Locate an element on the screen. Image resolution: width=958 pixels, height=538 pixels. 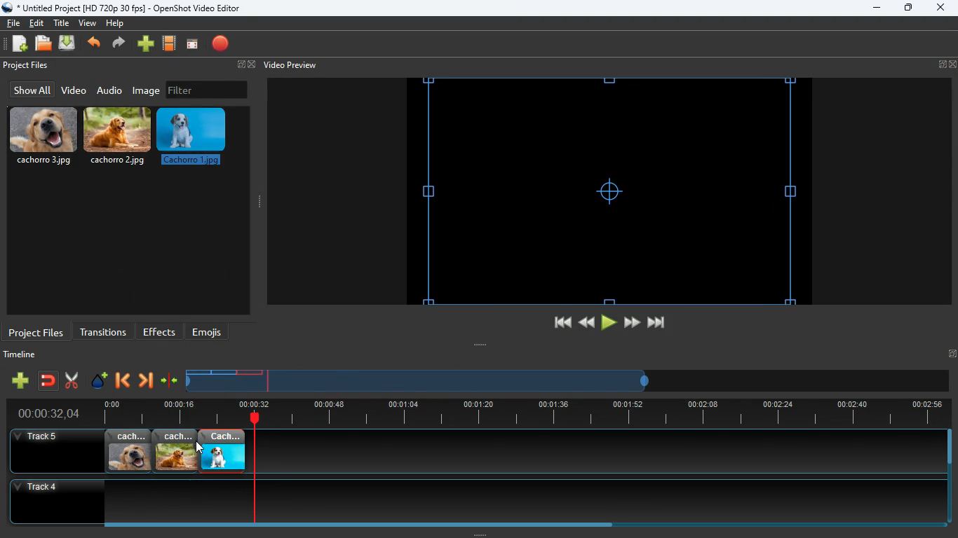
video is located at coordinates (73, 91).